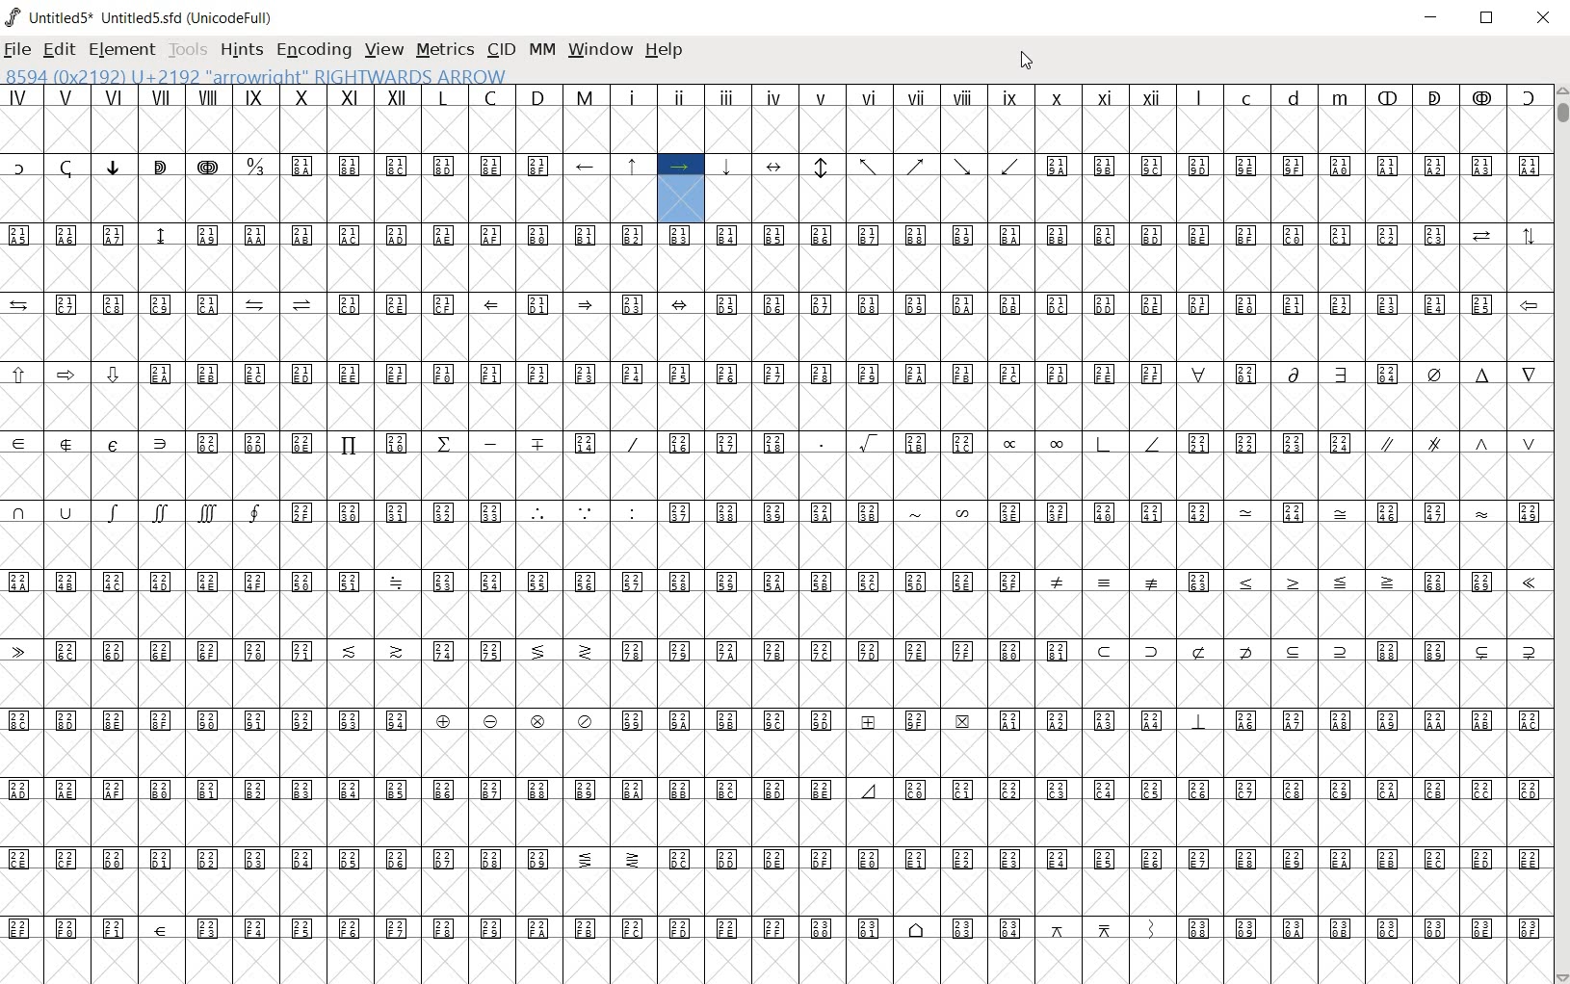 The height and width of the screenshot is (984, 1570). What do you see at coordinates (540, 51) in the screenshot?
I see `MM` at bounding box center [540, 51].